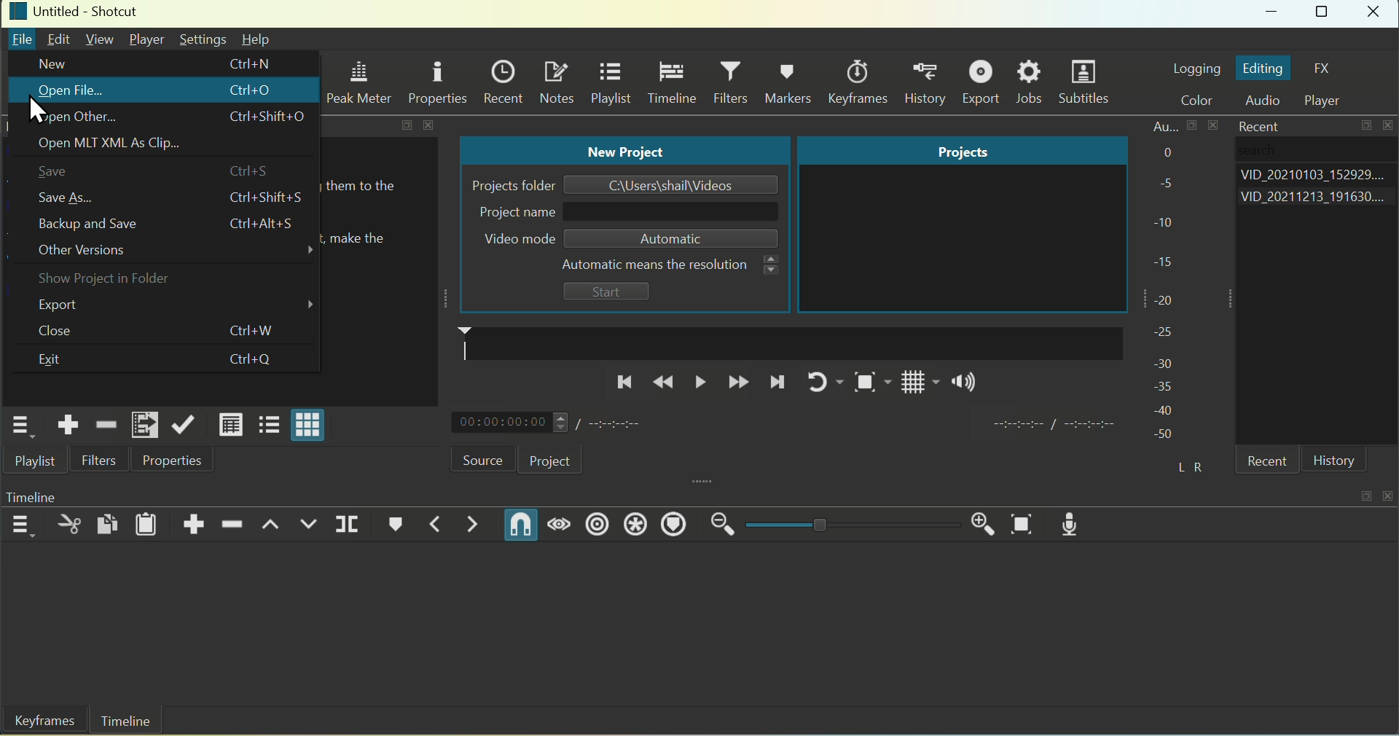 The width and height of the screenshot is (1399, 736). What do you see at coordinates (149, 39) in the screenshot?
I see `Player` at bounding box center [149, 39].